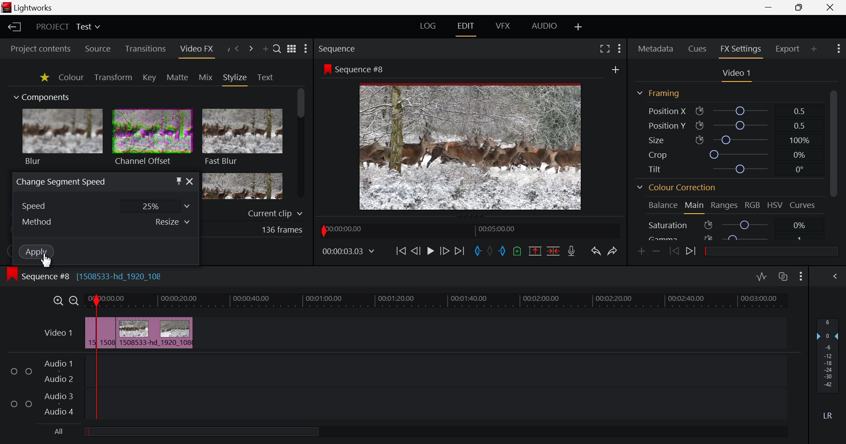 Image resolution: width=846 pixels, height=444 pixels. What do you see at coordinates (415, 250) in the screenshot?
I see `Go Back` at bounding box center [415, 250].